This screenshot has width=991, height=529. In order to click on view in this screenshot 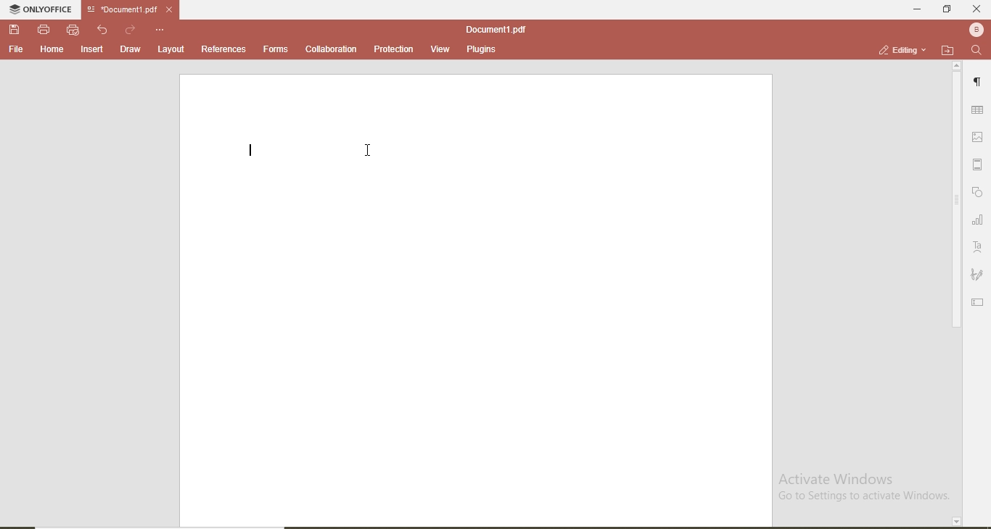, I will do `click(441, 49)`.